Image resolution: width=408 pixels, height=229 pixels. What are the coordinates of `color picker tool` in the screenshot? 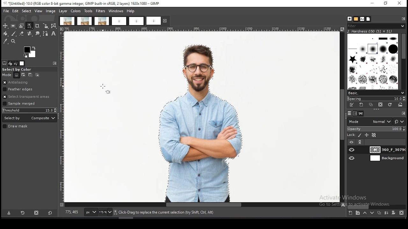 It's located at (5, 41).